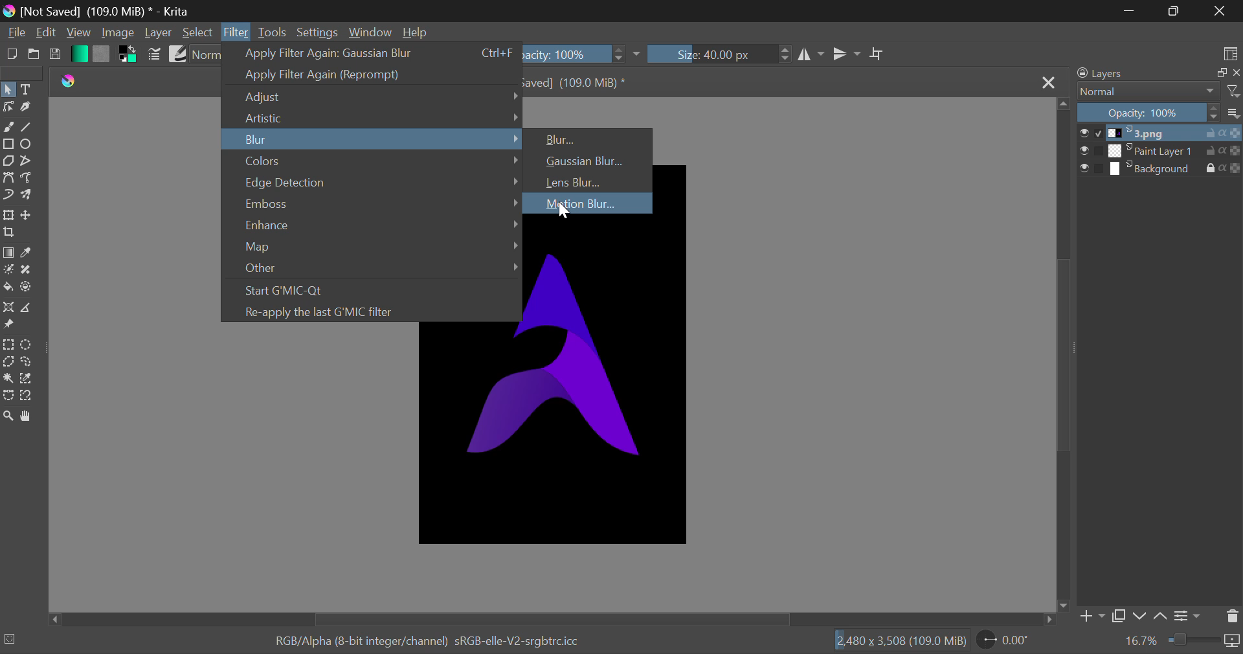 Image resolution: width=1243 pixels, height=654 pixels. Describe the element at coordinates (28, 126) in the screenshot. I see `Line` at that location.